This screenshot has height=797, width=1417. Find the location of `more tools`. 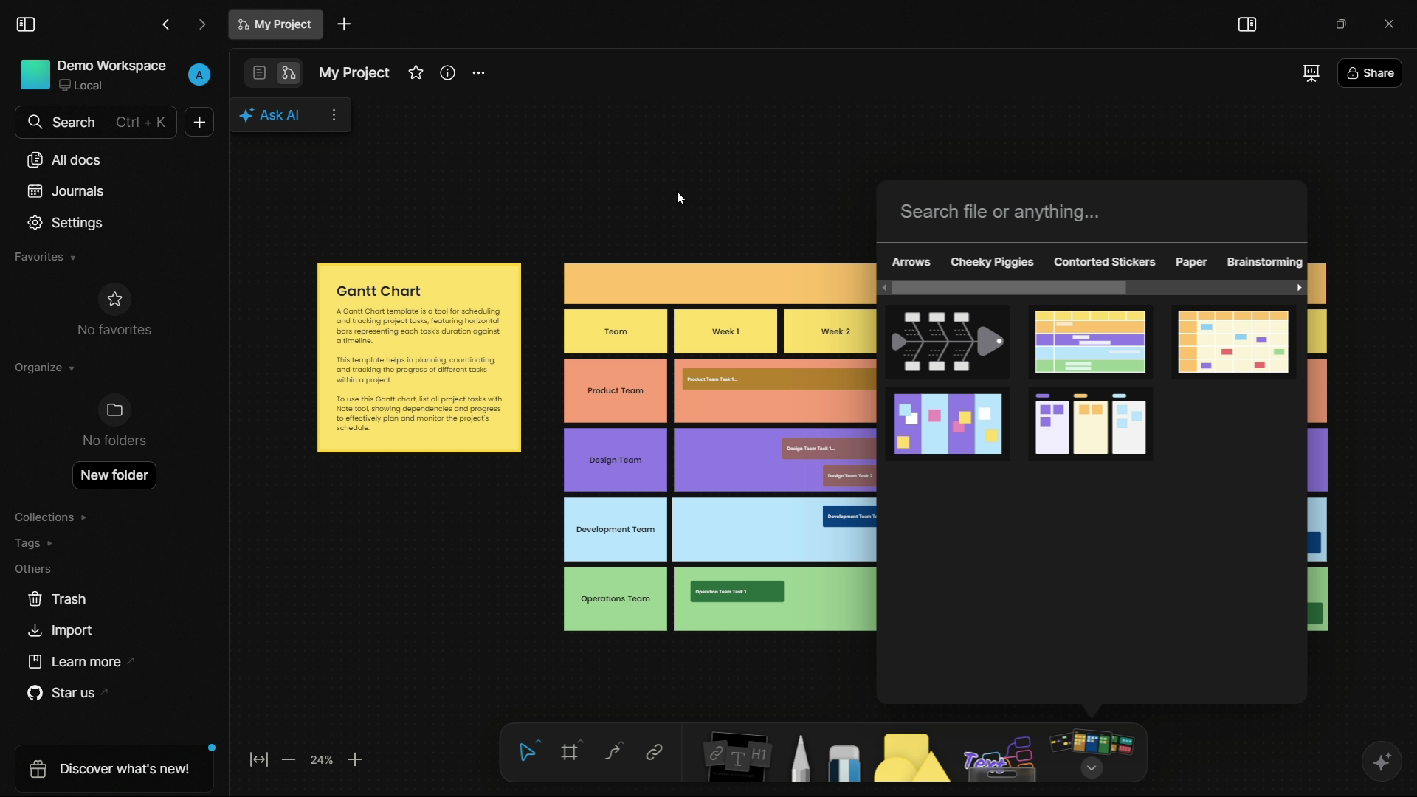

more tools is located at coordinates (1093, 752).